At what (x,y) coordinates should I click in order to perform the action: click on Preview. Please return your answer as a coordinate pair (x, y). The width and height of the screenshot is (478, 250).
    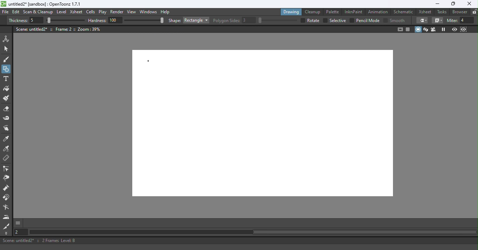
    Looking at the image, I should click on (454, 30).